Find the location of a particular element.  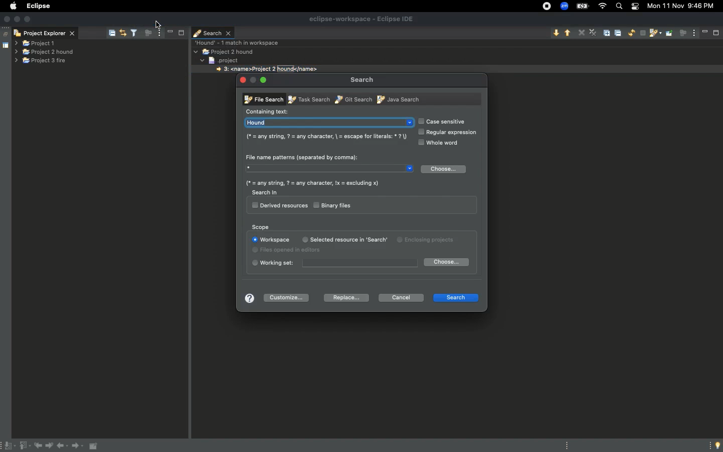

Run the current search again is located at coordinates (631, 33).